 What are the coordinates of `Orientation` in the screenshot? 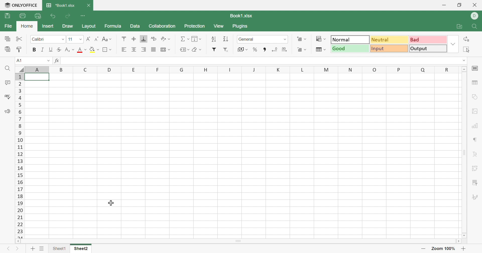 It's located at (163, 38).